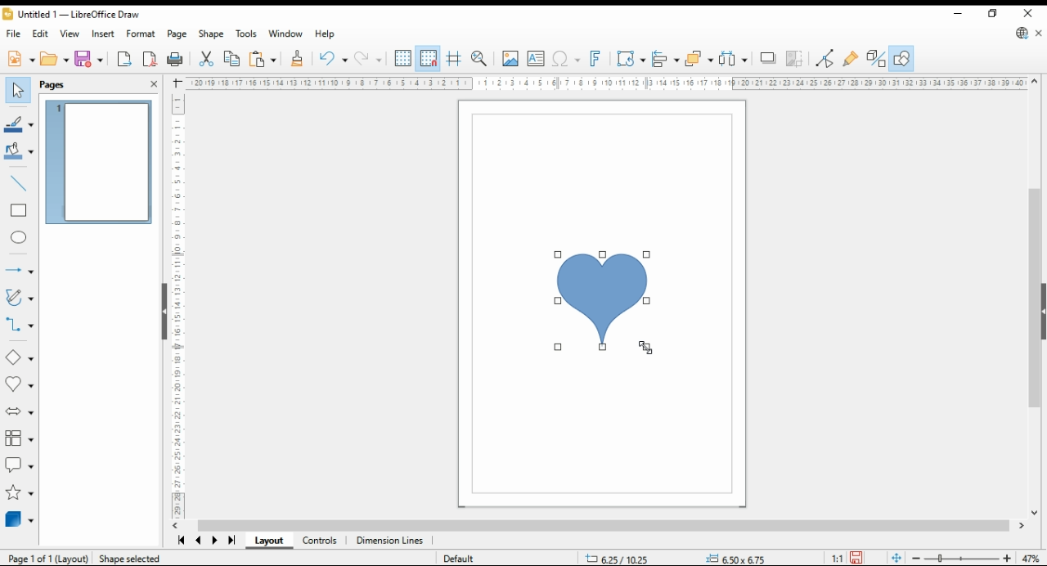 The height and width of the screenshot is (566, 1047). Describe the element at coordinates (1036, 294) in the screenshot. I see `scroll bar` at that location.